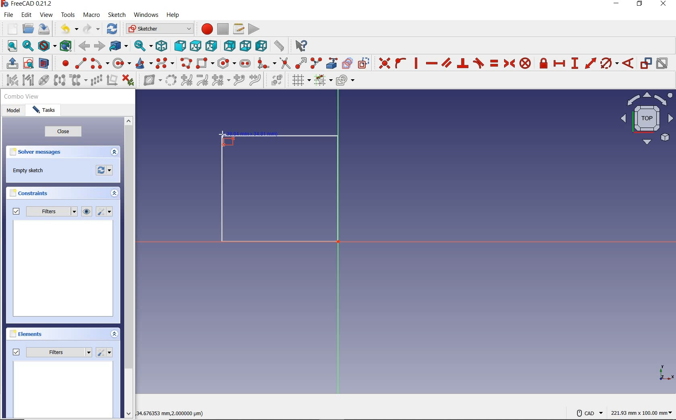  What do you see at coordinates (66, 29) in the screenshot?
I see `undo` at bounding box center [66, 29].